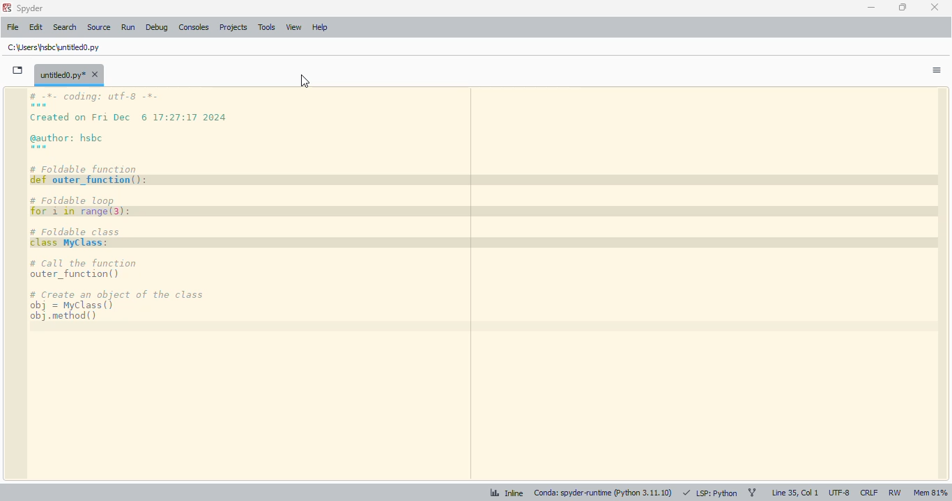 The height and width of the screenshot is (501, 952). What do you see at coordinates (840, 494) in the screenshot?
I see `UTF-8` at bounding box center [840, 494].